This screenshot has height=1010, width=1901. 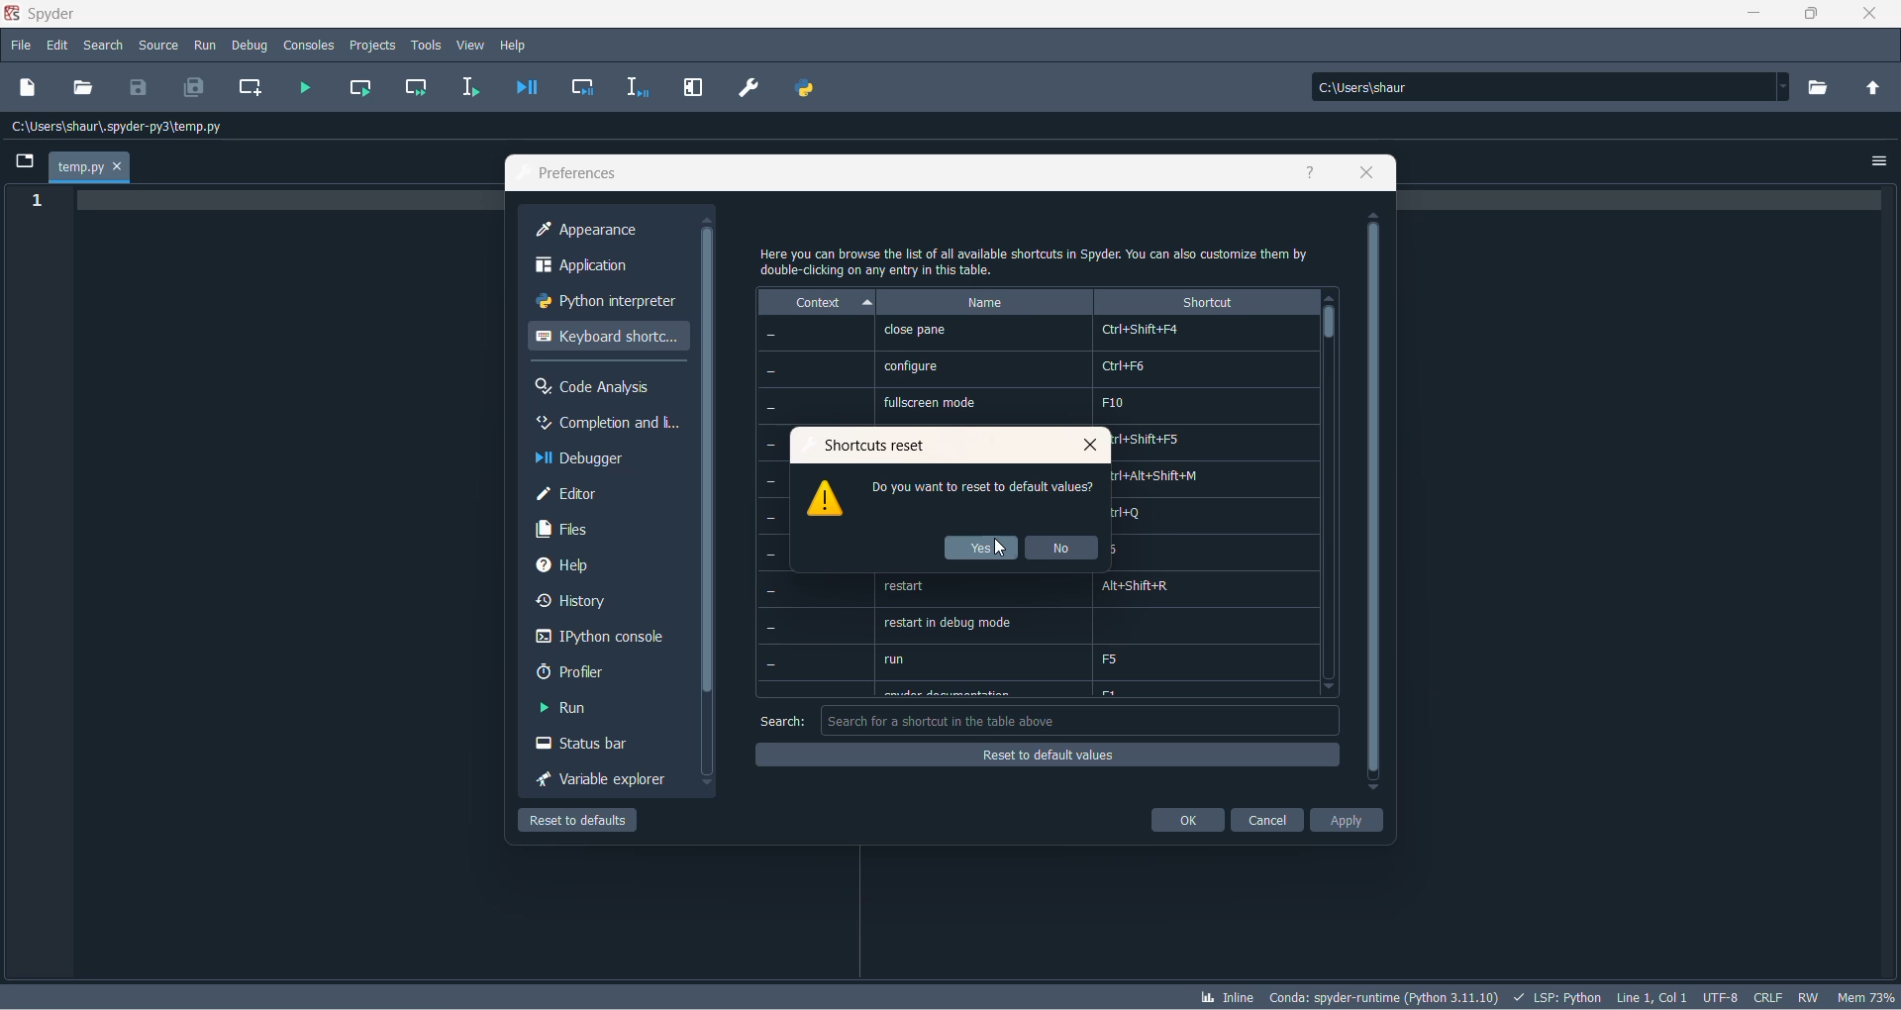 What do you see at coordinates (1823, 89) in the screenshot?
I see `working directory` at bounding box center [1823, 89].